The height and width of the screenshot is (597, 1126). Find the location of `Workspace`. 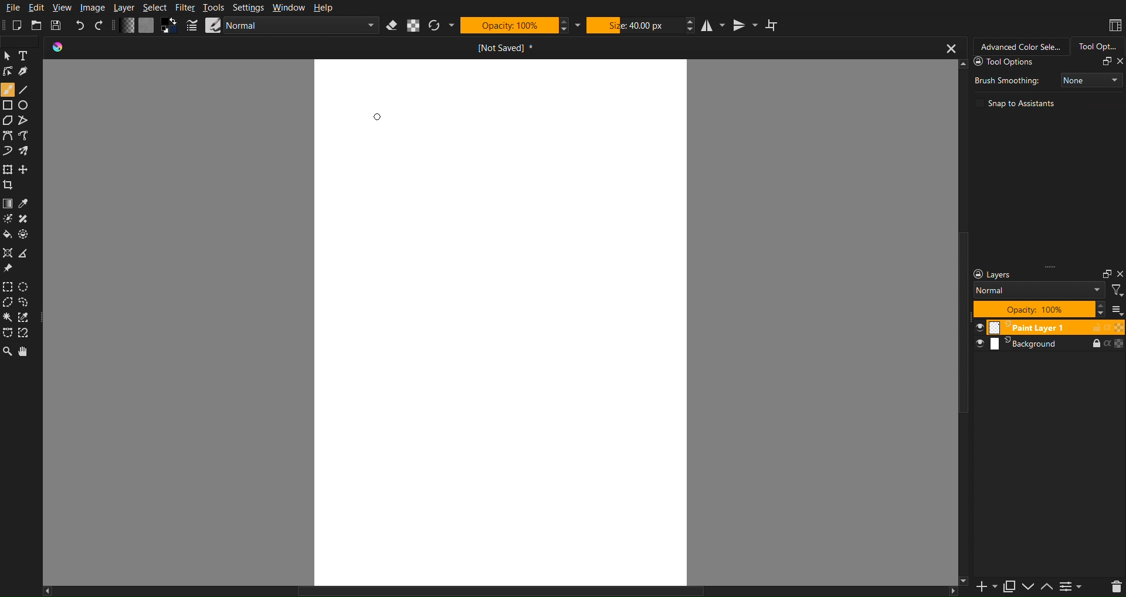

Workspace is located at coordinates (1114, 25).